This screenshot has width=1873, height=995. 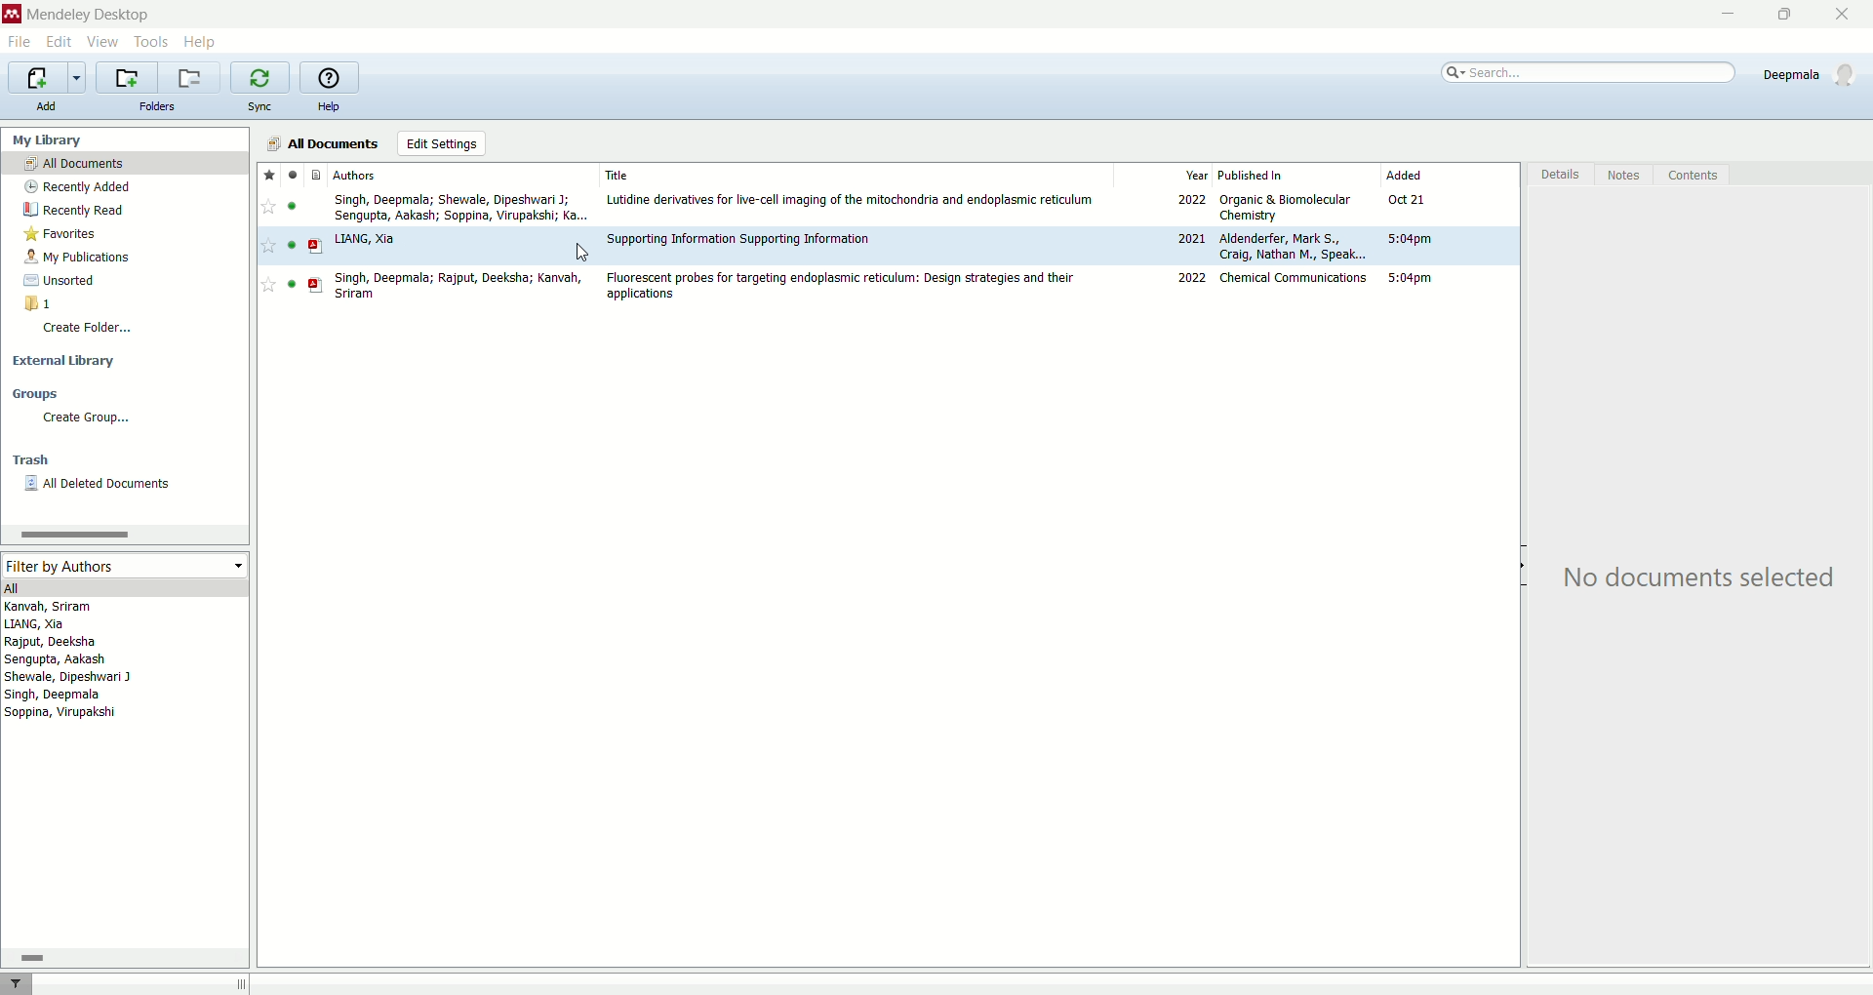 What do you see at coordinates (191, 77) in the screenshot?
I see `remove current folder` at bounding box center [191, 77].